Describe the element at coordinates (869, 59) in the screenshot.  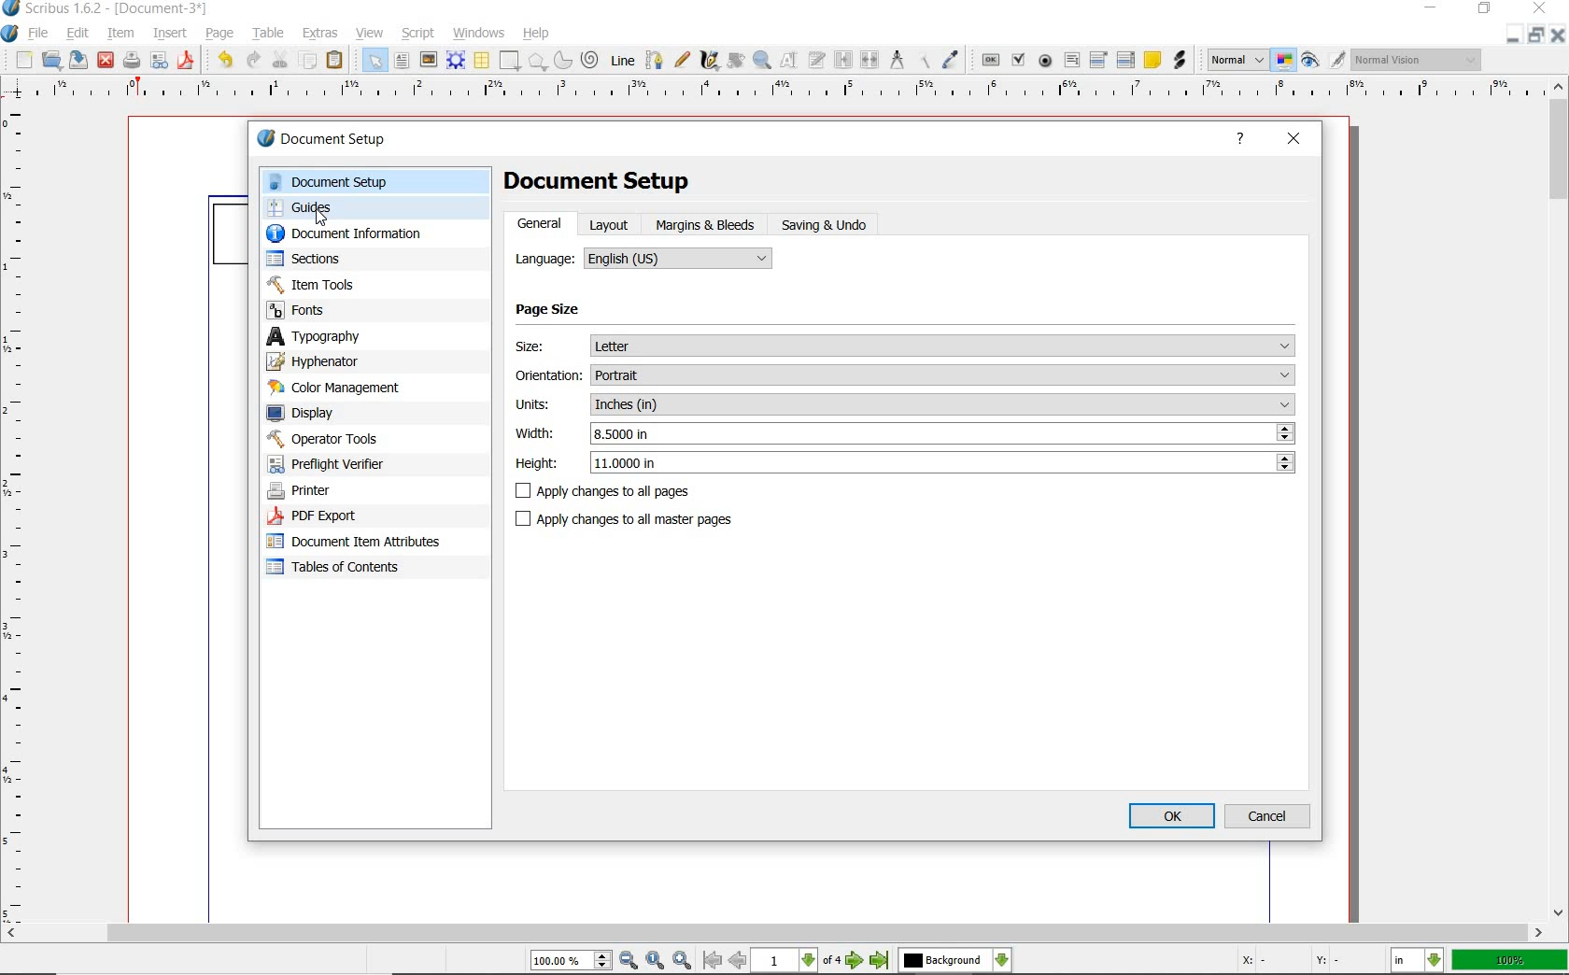
I see `unlink text frames` at that location.